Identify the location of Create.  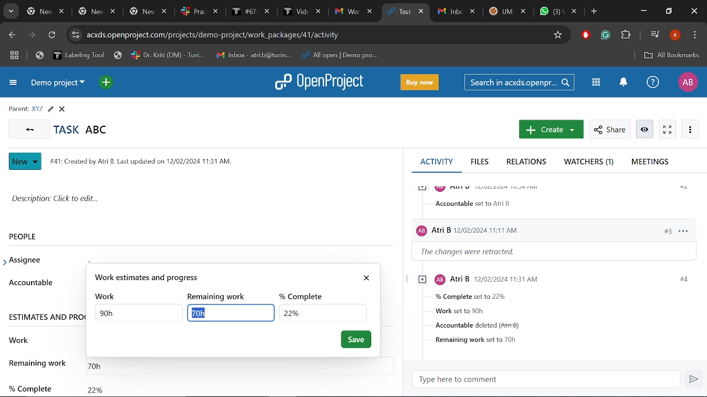
(550, 130).